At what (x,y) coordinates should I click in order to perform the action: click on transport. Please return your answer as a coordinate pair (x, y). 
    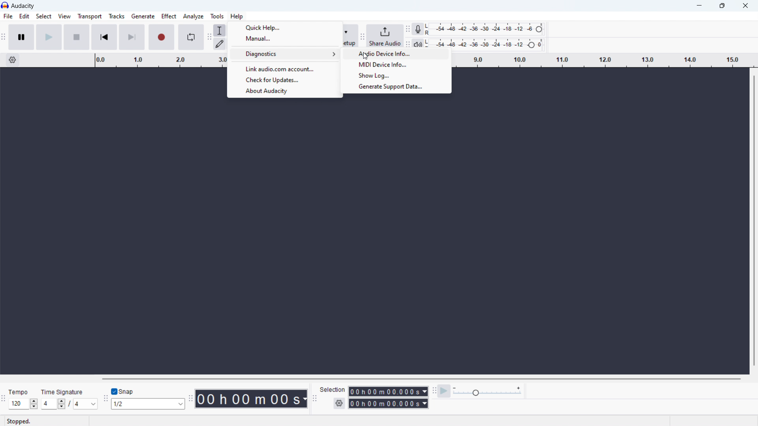
    Looking at the image, I should click on (90, 16).